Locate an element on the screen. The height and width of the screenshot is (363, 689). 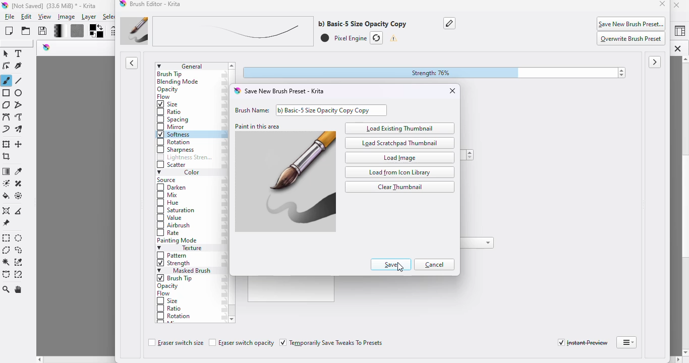
file is located at coordinates (10, 17).